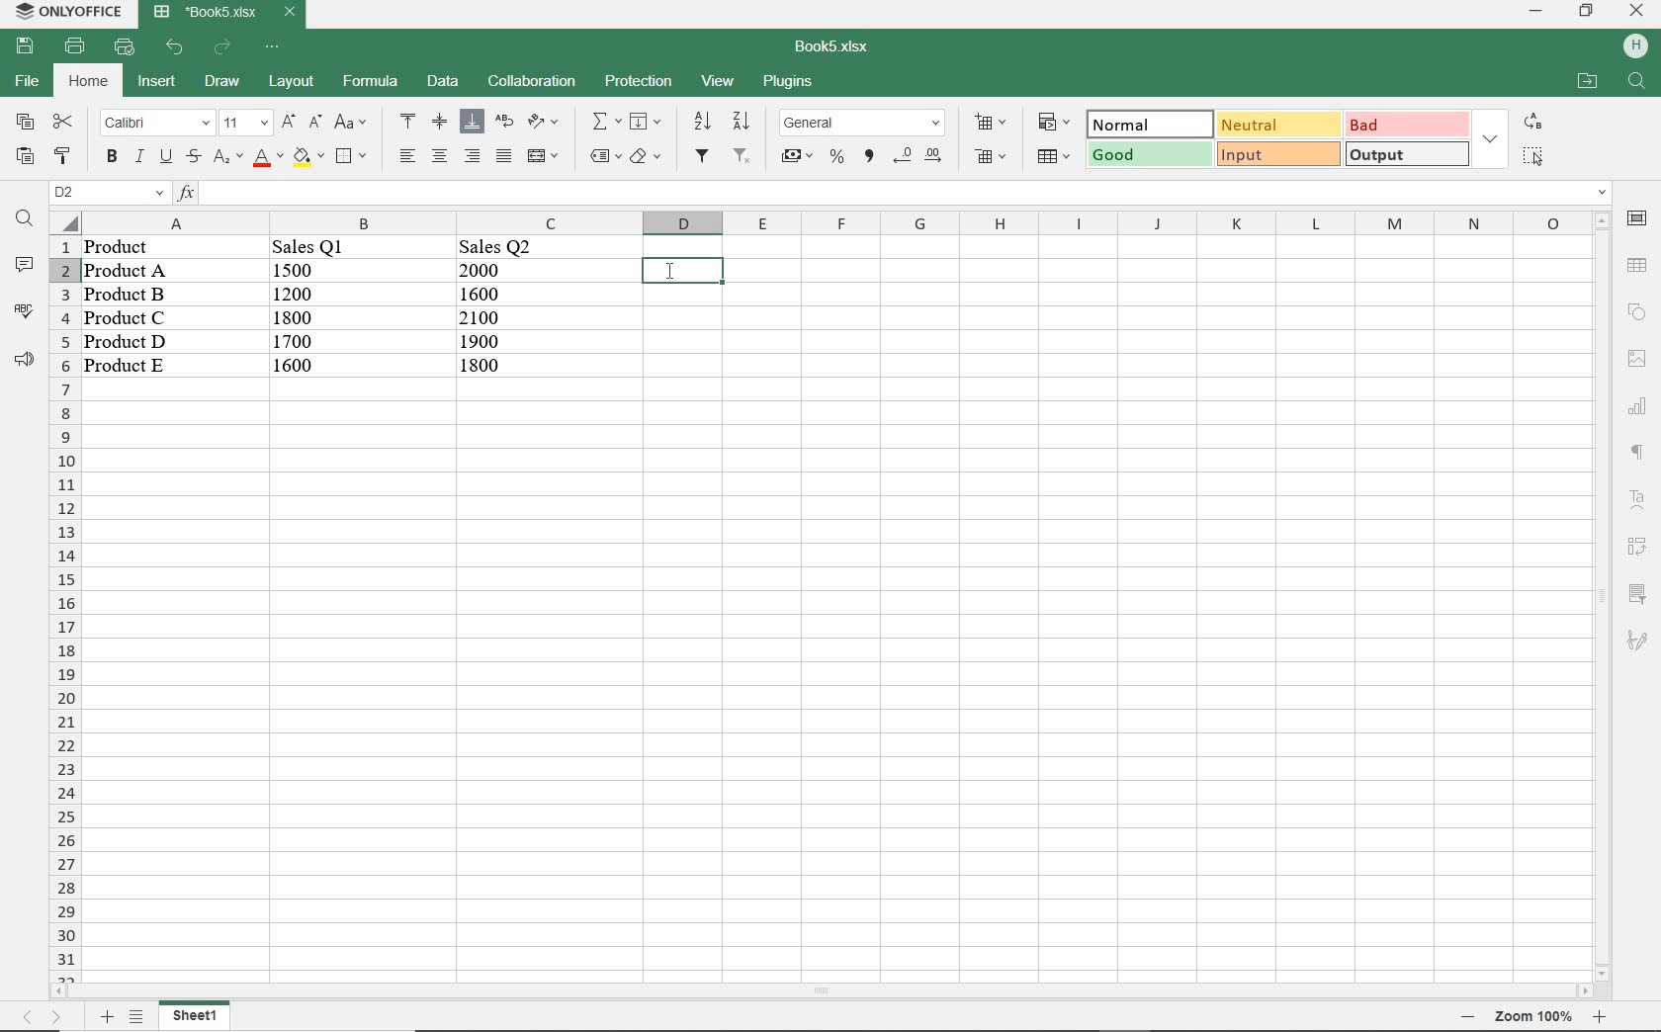 Image resolution: width=1661 pixels, height=1032 pixels. Describe the element at coordinates (371, 81) in the screenshot. I see `formula` at that location.